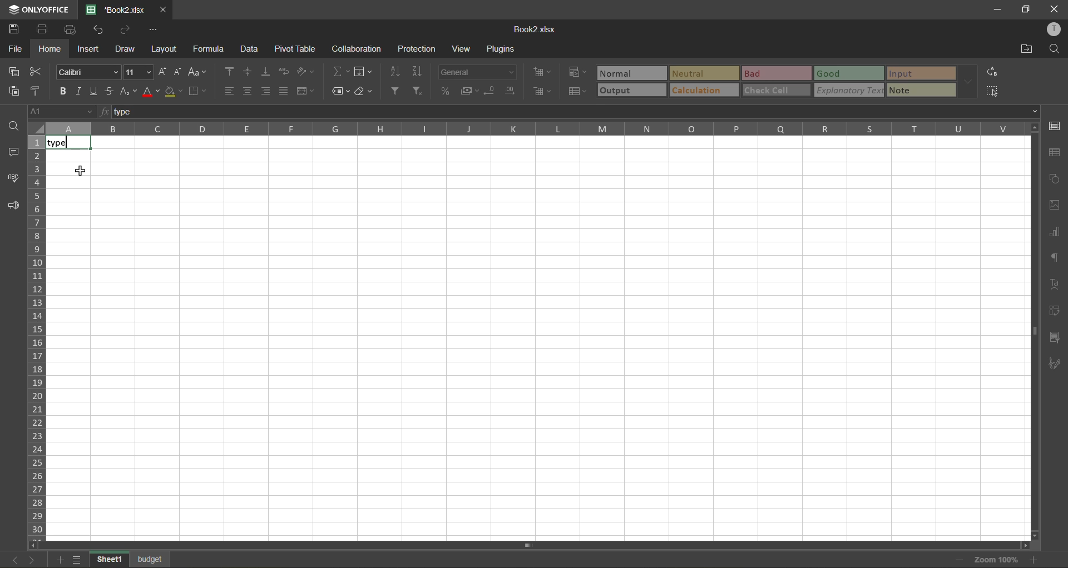  What do you see at coordinates (543, 73) in the screenshot?
I see `insert cells ` at bounding box center [543, 73].